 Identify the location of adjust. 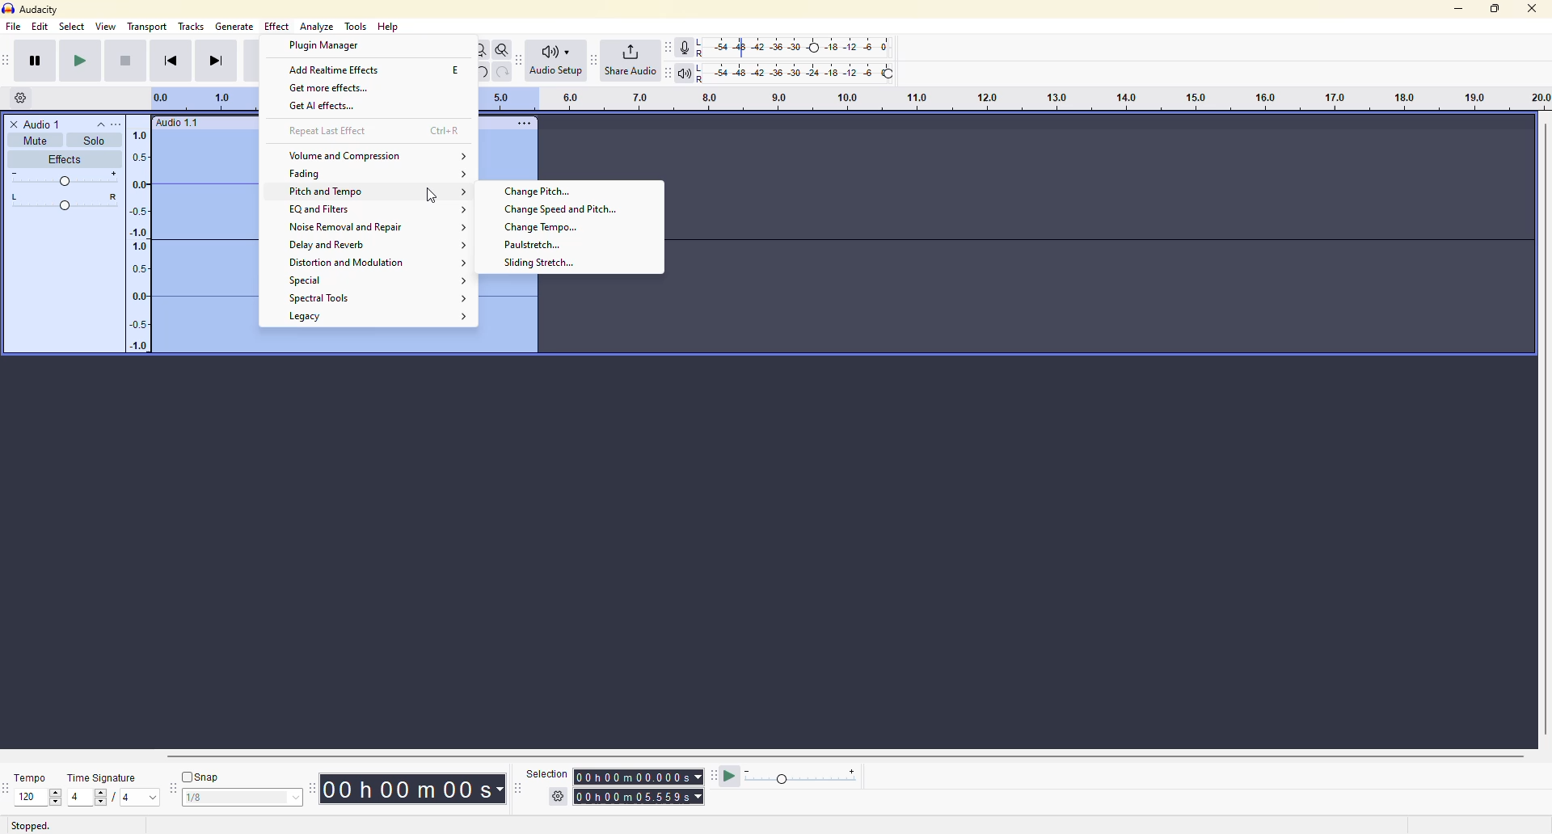
(66, 203).